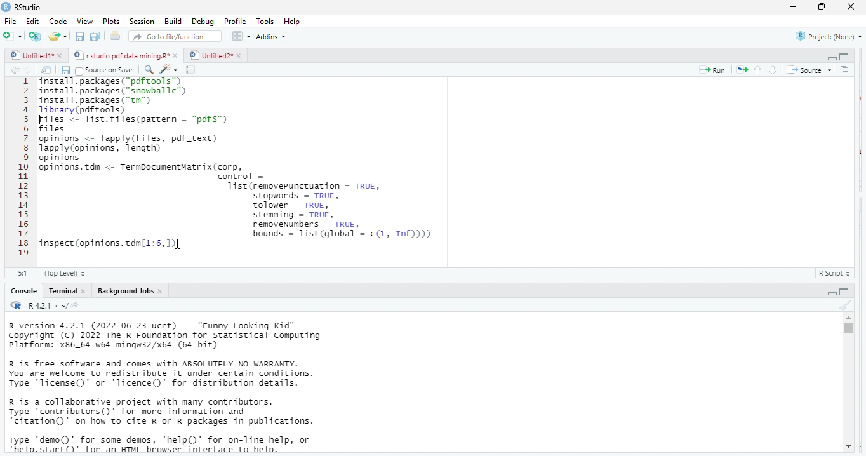 This screenshot has width=866, height=456. I want to click on hide console, so click(844, 57).